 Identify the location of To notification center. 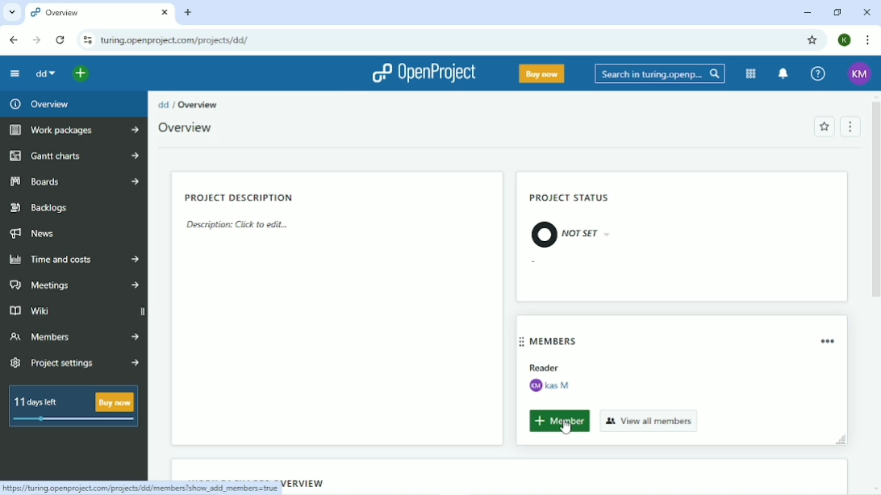
(782, 74).